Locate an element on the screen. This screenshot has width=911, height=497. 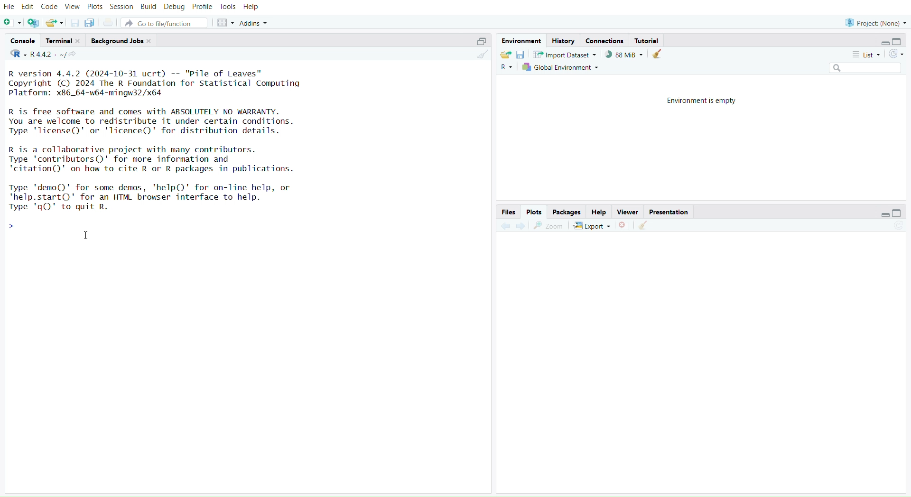
clear console is located at coordinates (482, 56).